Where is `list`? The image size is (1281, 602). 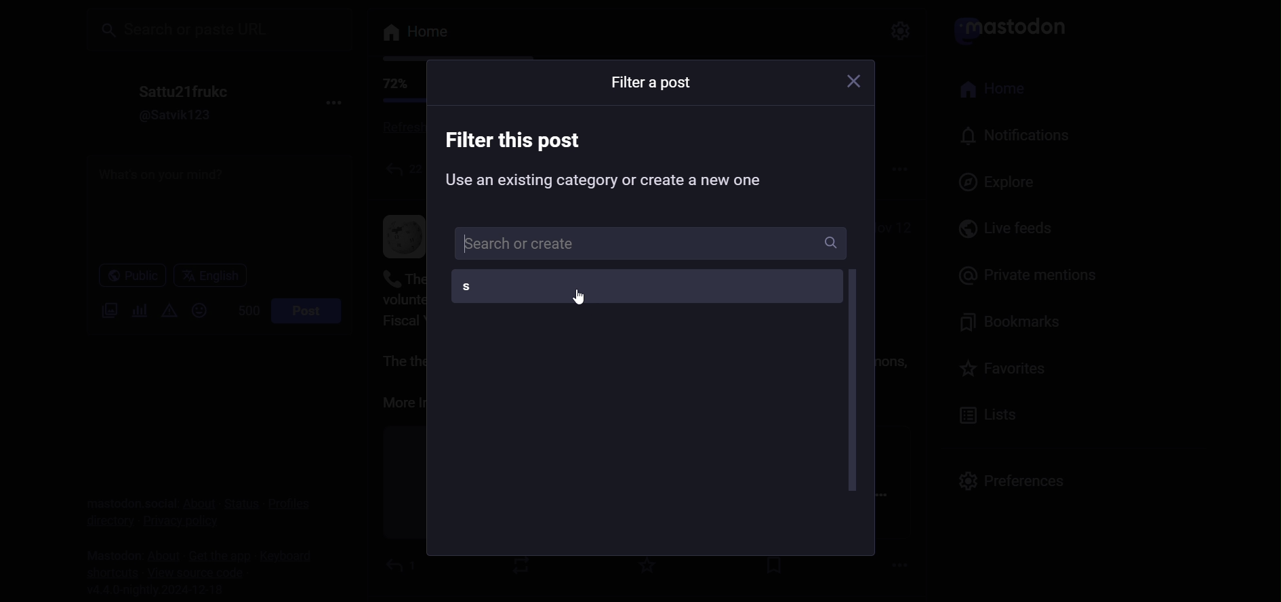
list is located at coordinates (990, 416).